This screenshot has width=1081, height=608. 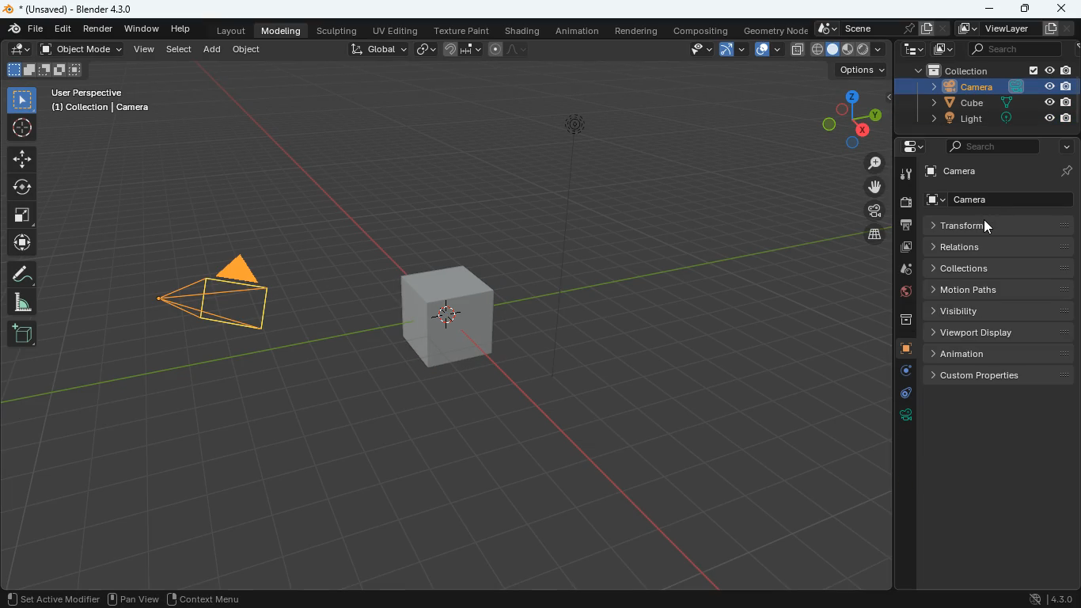 What do you see at coordinates (461, 30) in the screenshot?
I see `texture paint` at bounding box center [461, 30].